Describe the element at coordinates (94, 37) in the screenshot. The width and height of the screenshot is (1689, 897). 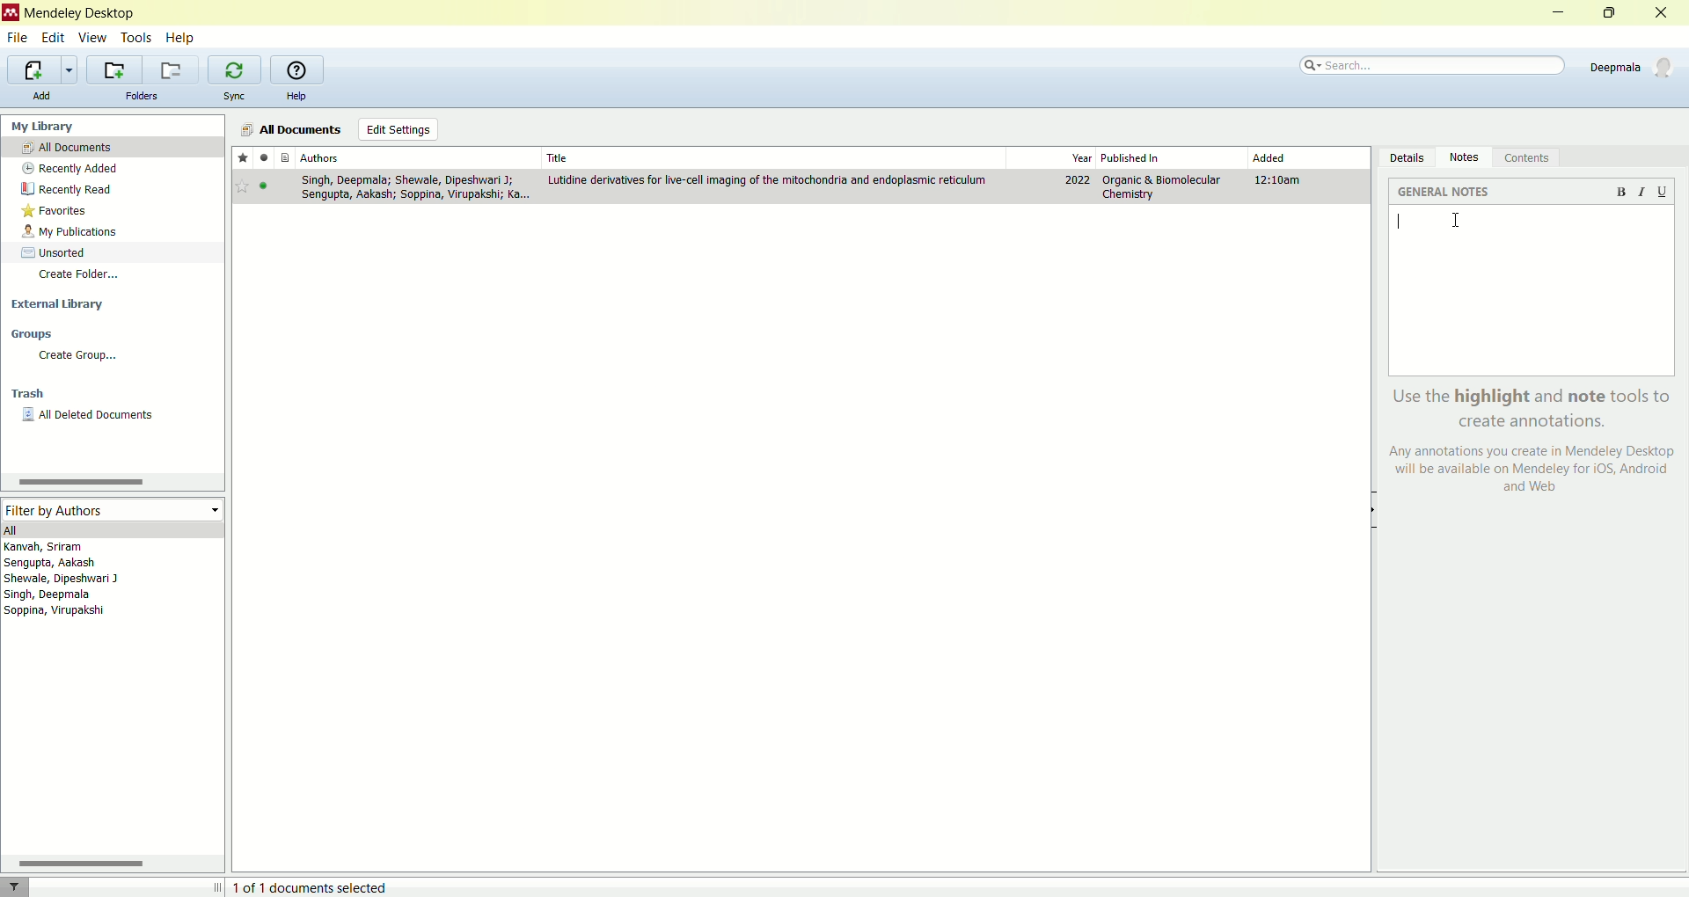
I see `view` at that location.